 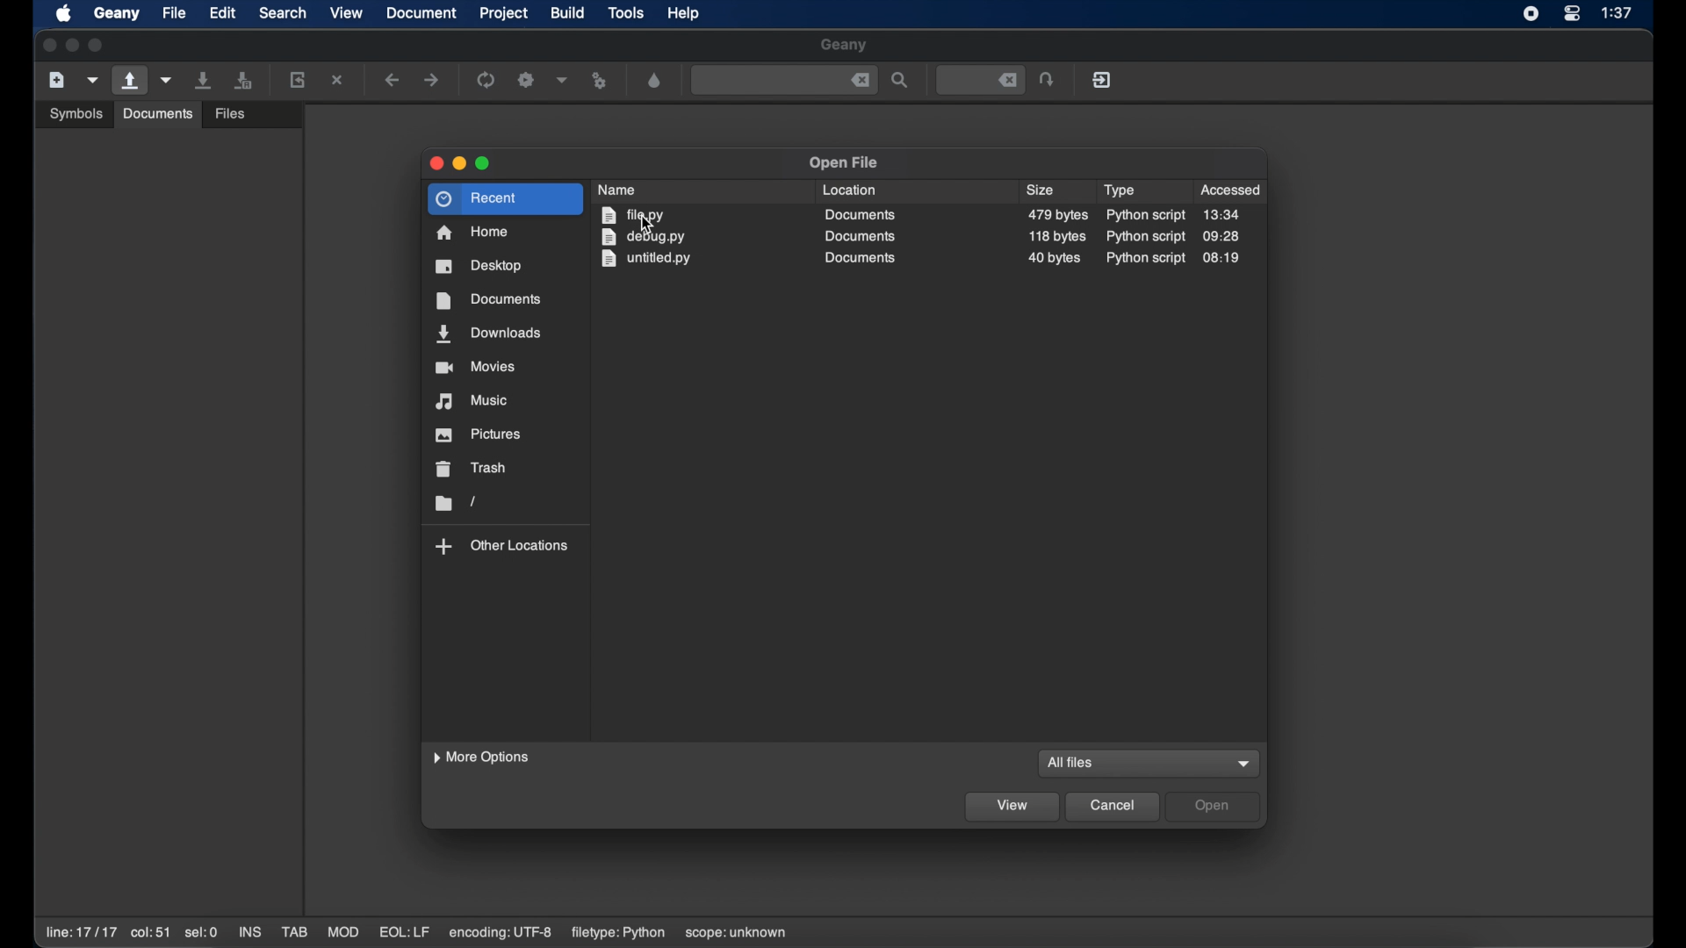 I want to click on 40 bytes, so click(x=1054, y=259).